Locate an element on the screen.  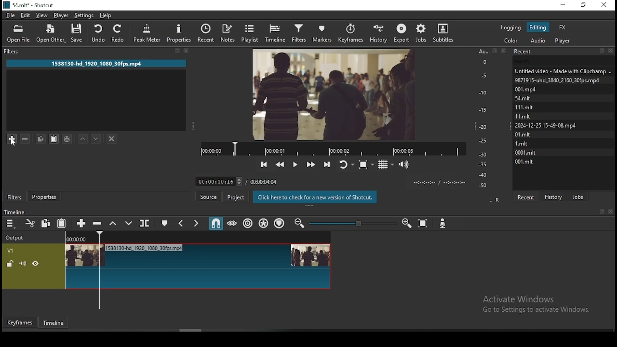
bookmark is located at coordinates (601, 212).